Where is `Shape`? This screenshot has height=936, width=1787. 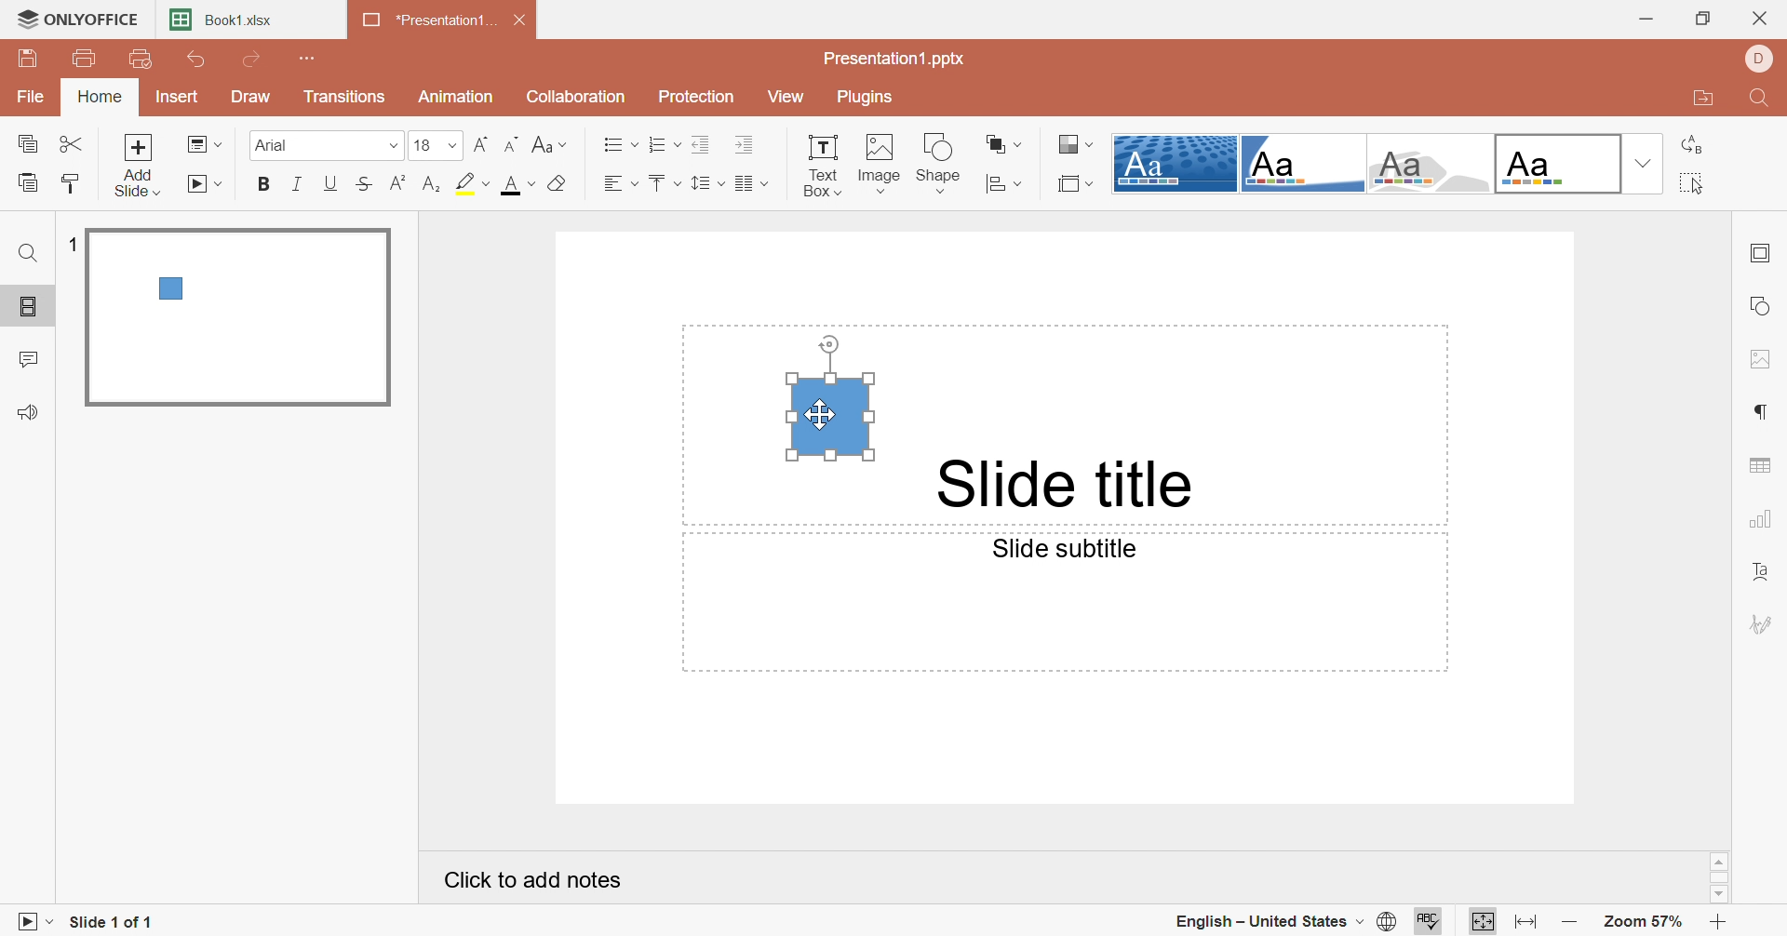
Shape is located at coordinates (942, 161).